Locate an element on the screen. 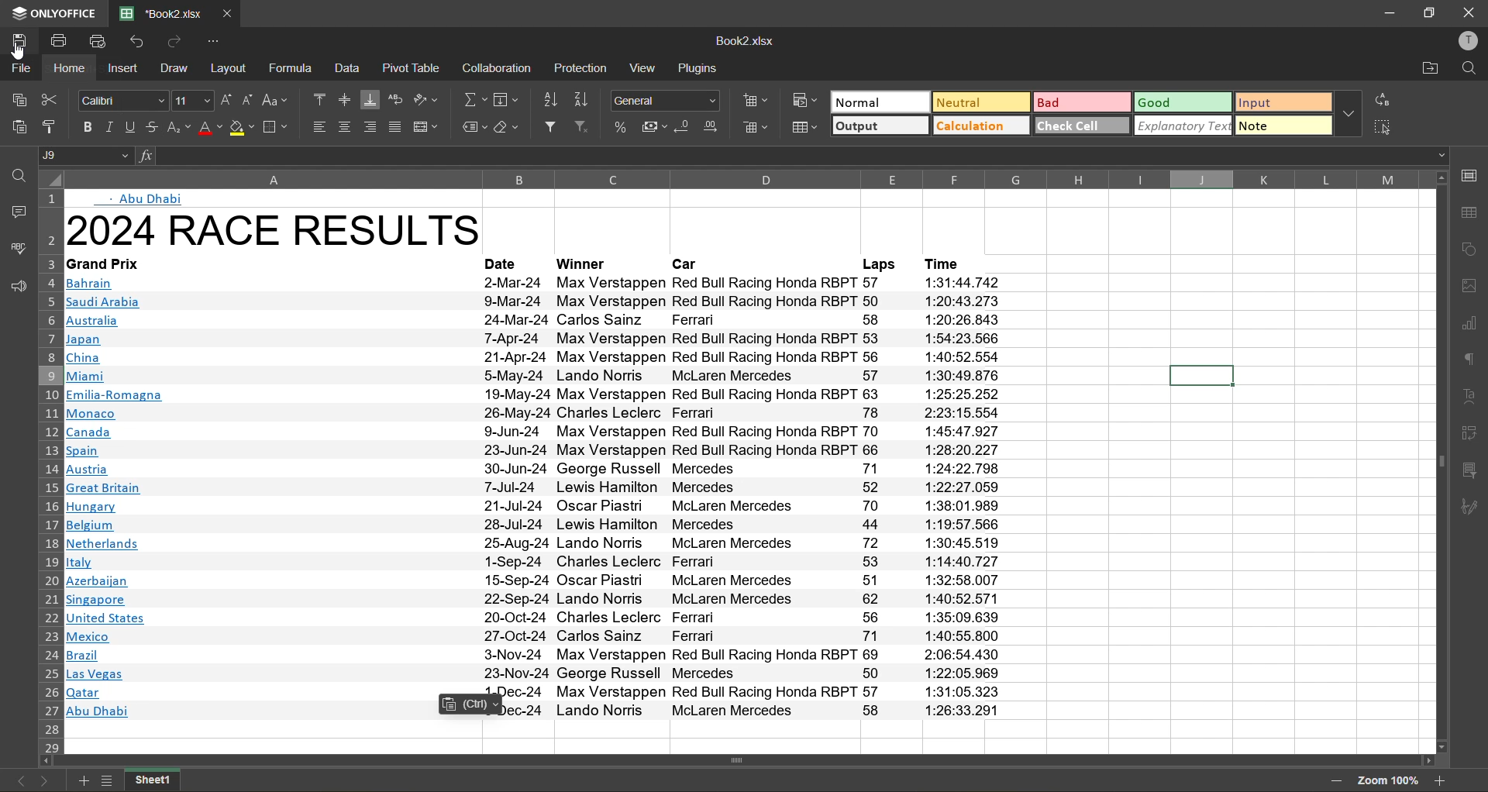 The height and width of the screenshot is (792, 1488). call settings is located at coordinates (1471, 177).